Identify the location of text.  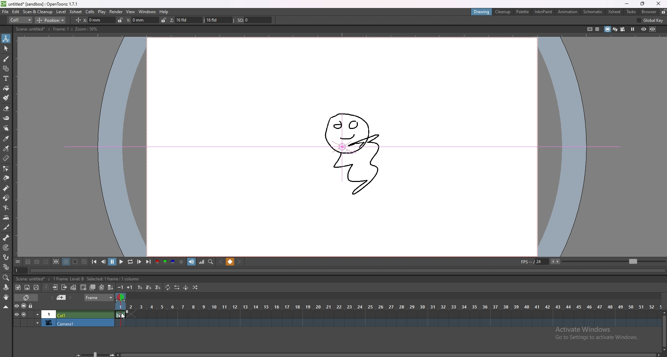
(6, 78).